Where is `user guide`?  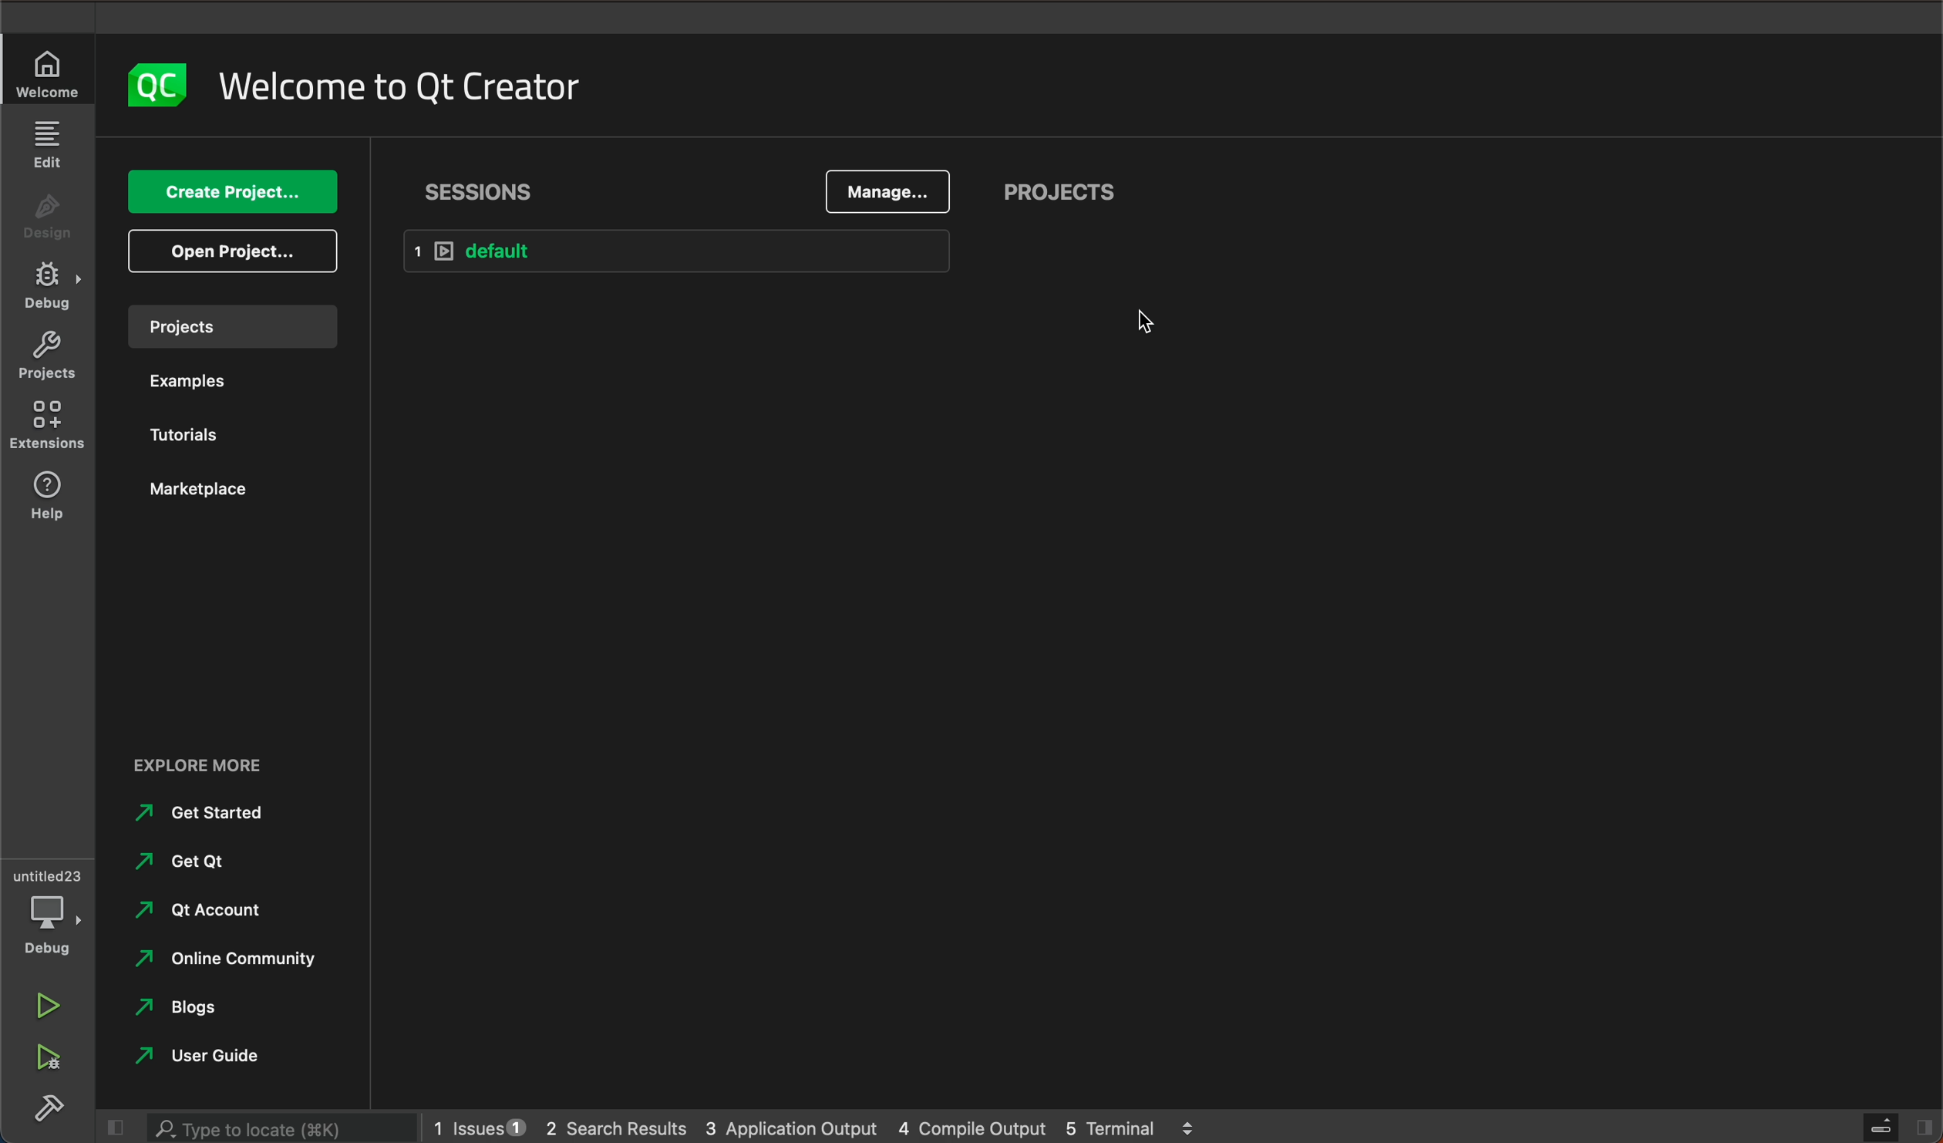 user guide is located at coordinates (215, 1057).